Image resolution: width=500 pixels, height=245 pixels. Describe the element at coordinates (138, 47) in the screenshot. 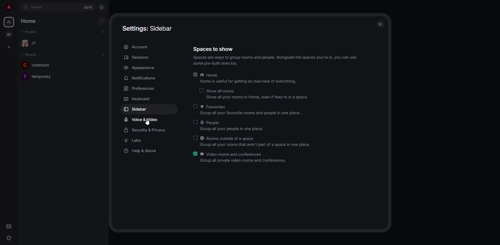

I see `account` at that location.